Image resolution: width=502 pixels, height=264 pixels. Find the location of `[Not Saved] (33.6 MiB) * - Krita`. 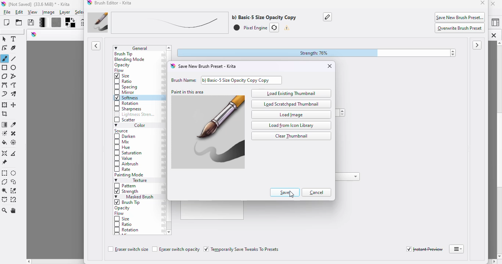

[Not Saved] (33.6 MiB) * - Krita is located at coordinates (43, 4).